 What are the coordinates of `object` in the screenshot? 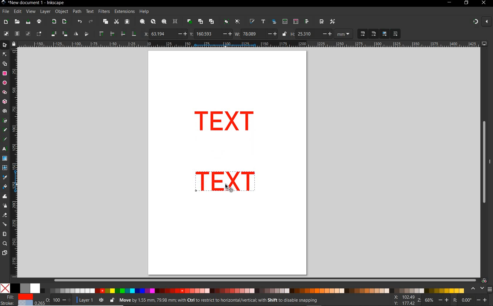 It's located at (62, 12).